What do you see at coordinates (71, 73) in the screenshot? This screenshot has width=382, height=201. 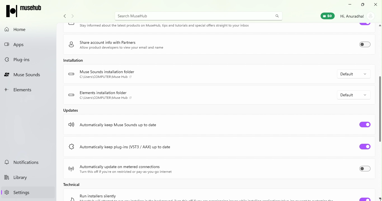 I see `logo ` at bounding box center [71, 73].